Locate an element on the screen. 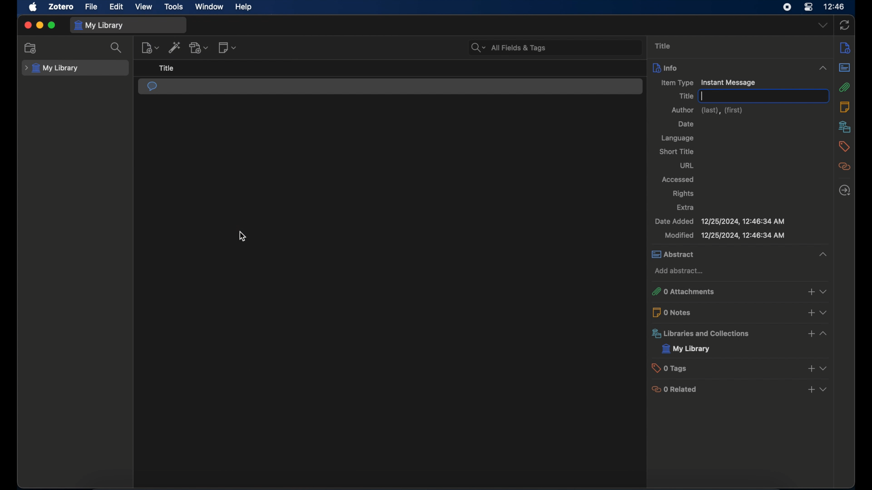 This screenshot has height=490, width=872. help is located at coordinates (244, 7).